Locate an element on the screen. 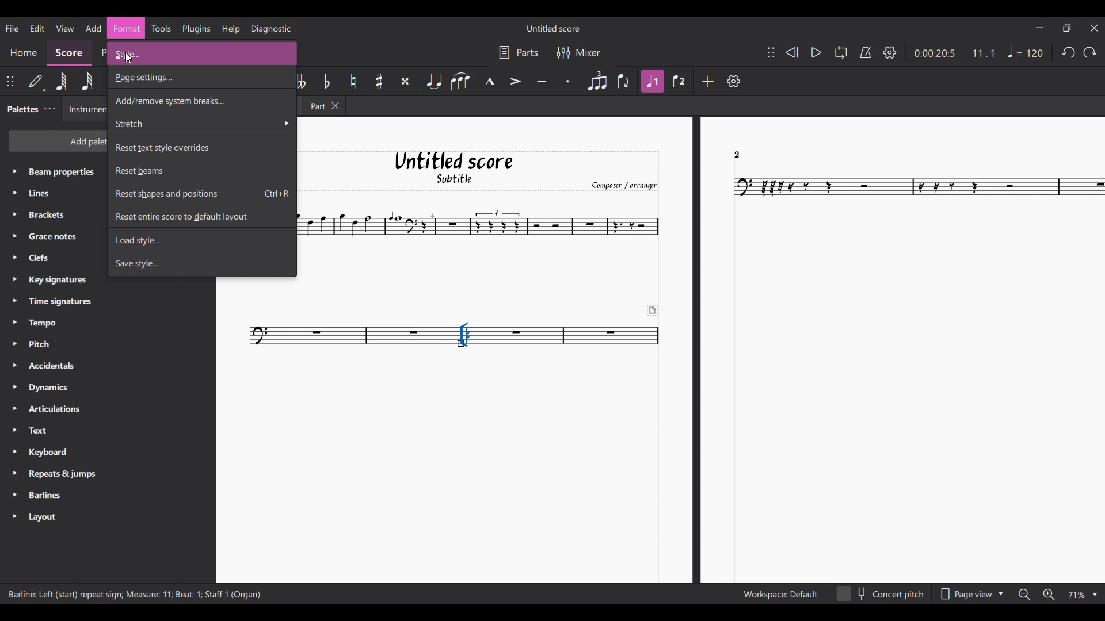 This screenshot has width=1105, height=621. Help menu is located at coordinates (231, 29).